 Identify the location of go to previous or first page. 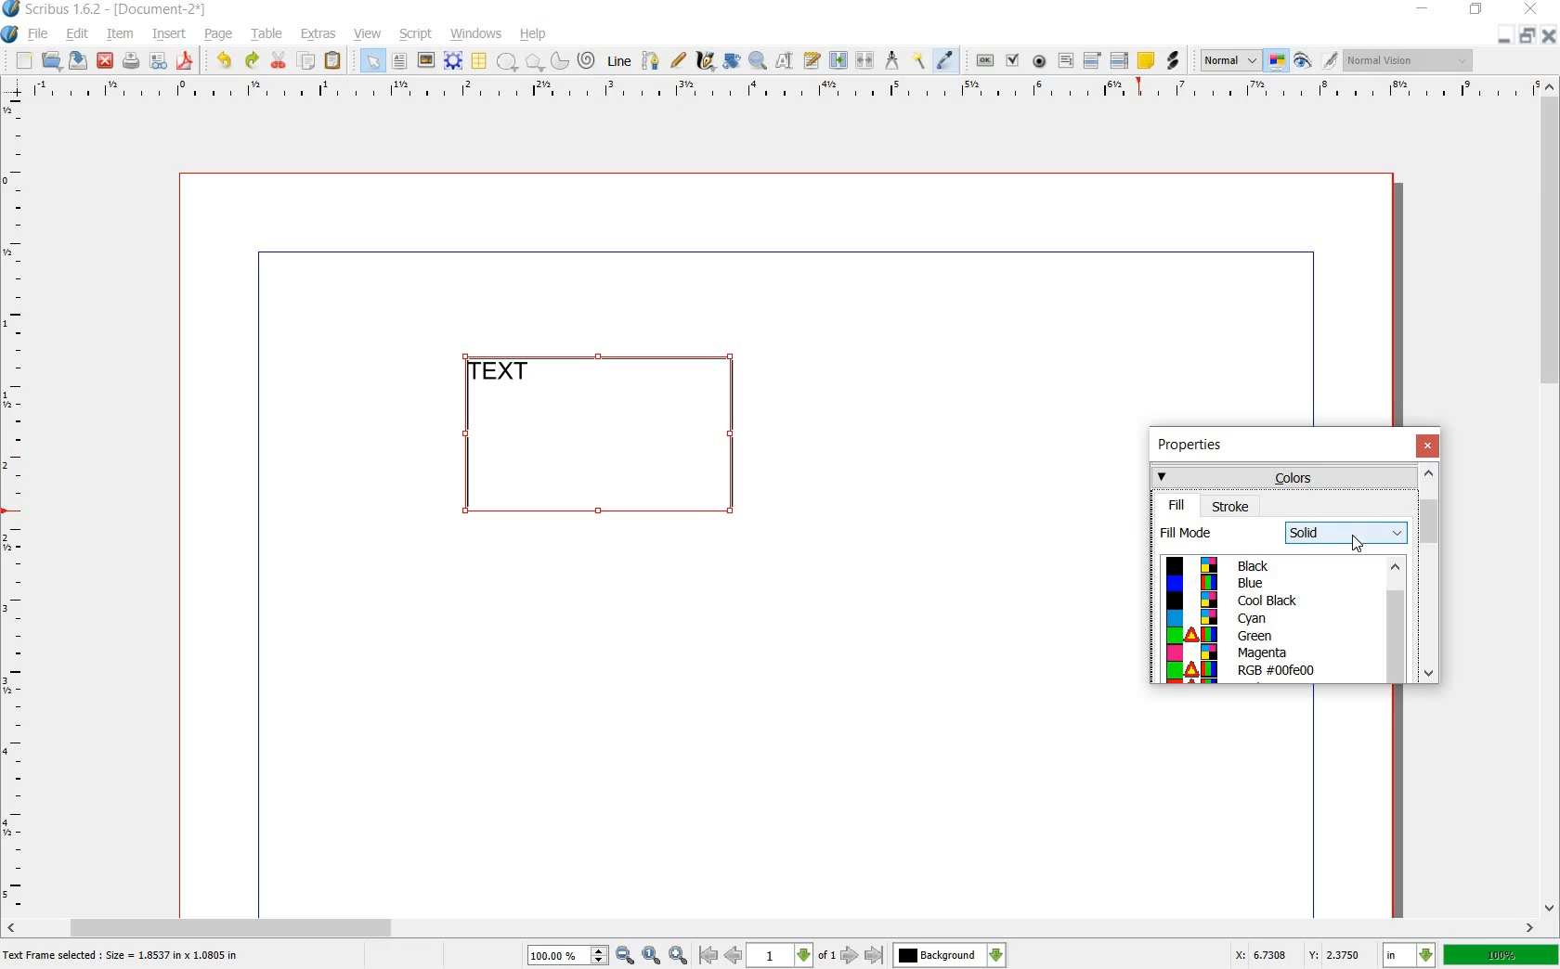
(719, 956).